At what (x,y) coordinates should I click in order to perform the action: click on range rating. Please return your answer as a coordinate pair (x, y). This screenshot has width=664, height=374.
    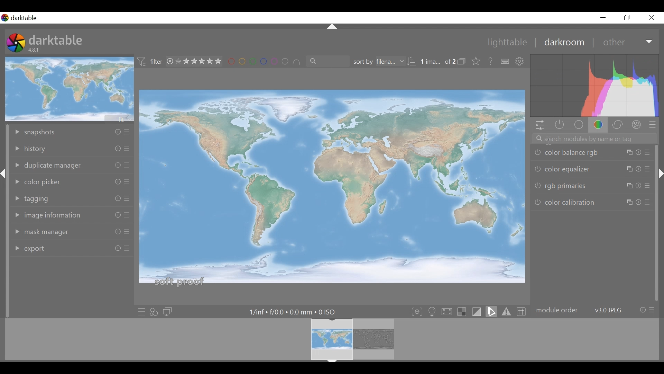
    Looking at the image, I should click on (198, 61).